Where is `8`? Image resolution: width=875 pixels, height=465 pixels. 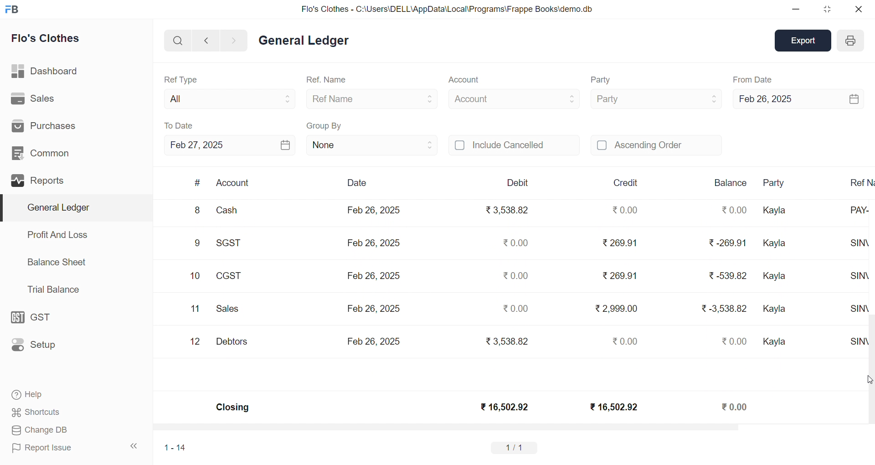
8 is located at coordinates (196, 211).